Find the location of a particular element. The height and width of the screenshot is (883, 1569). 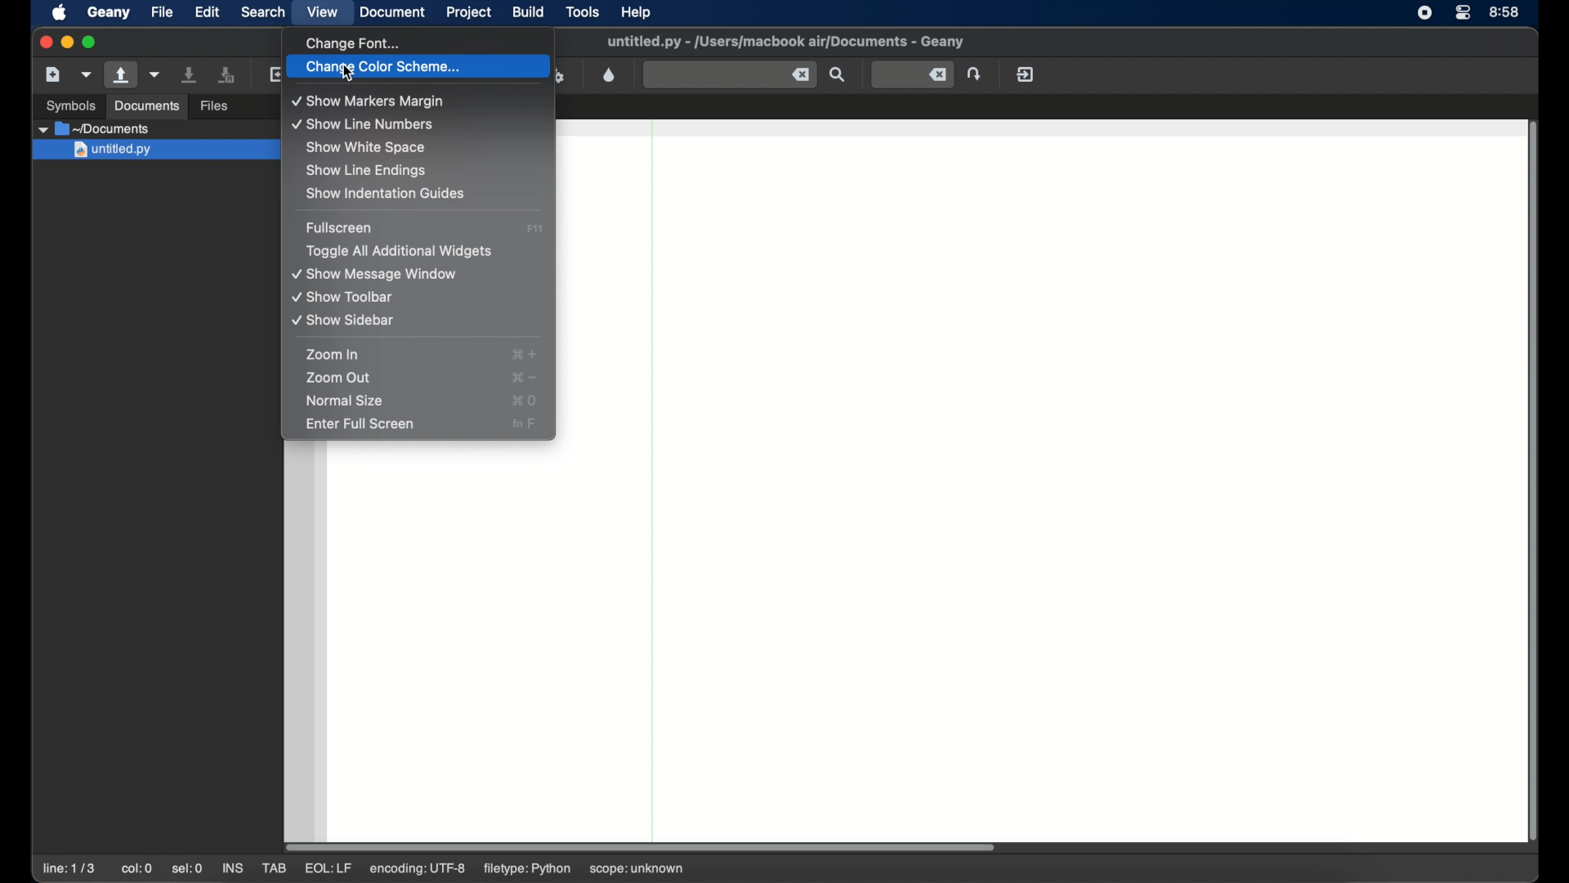

eql: lf is located at coordinates (329, 868).